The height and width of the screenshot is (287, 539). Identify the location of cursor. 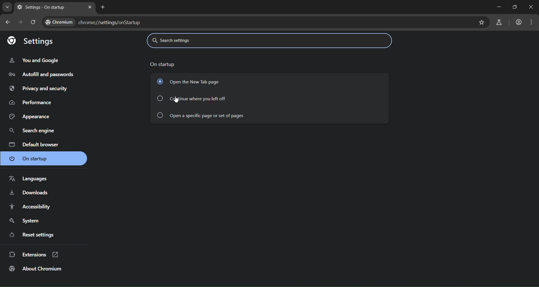
(177, 101).